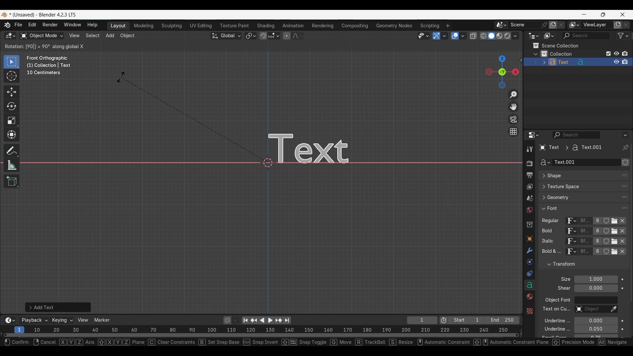 The width and height of the screenshot is (633, 356). I want to click on Options for the properties editor, so click(626, 135).